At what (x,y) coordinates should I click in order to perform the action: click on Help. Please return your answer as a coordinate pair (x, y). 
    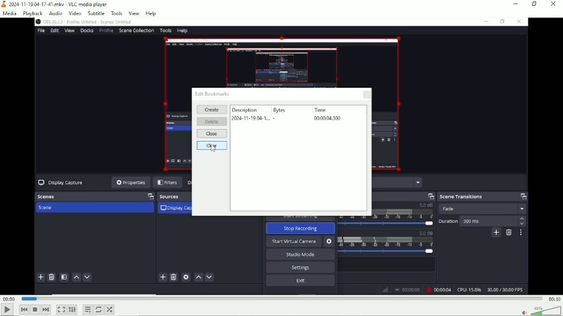
    Looking at the image, I should click on (151, 13).